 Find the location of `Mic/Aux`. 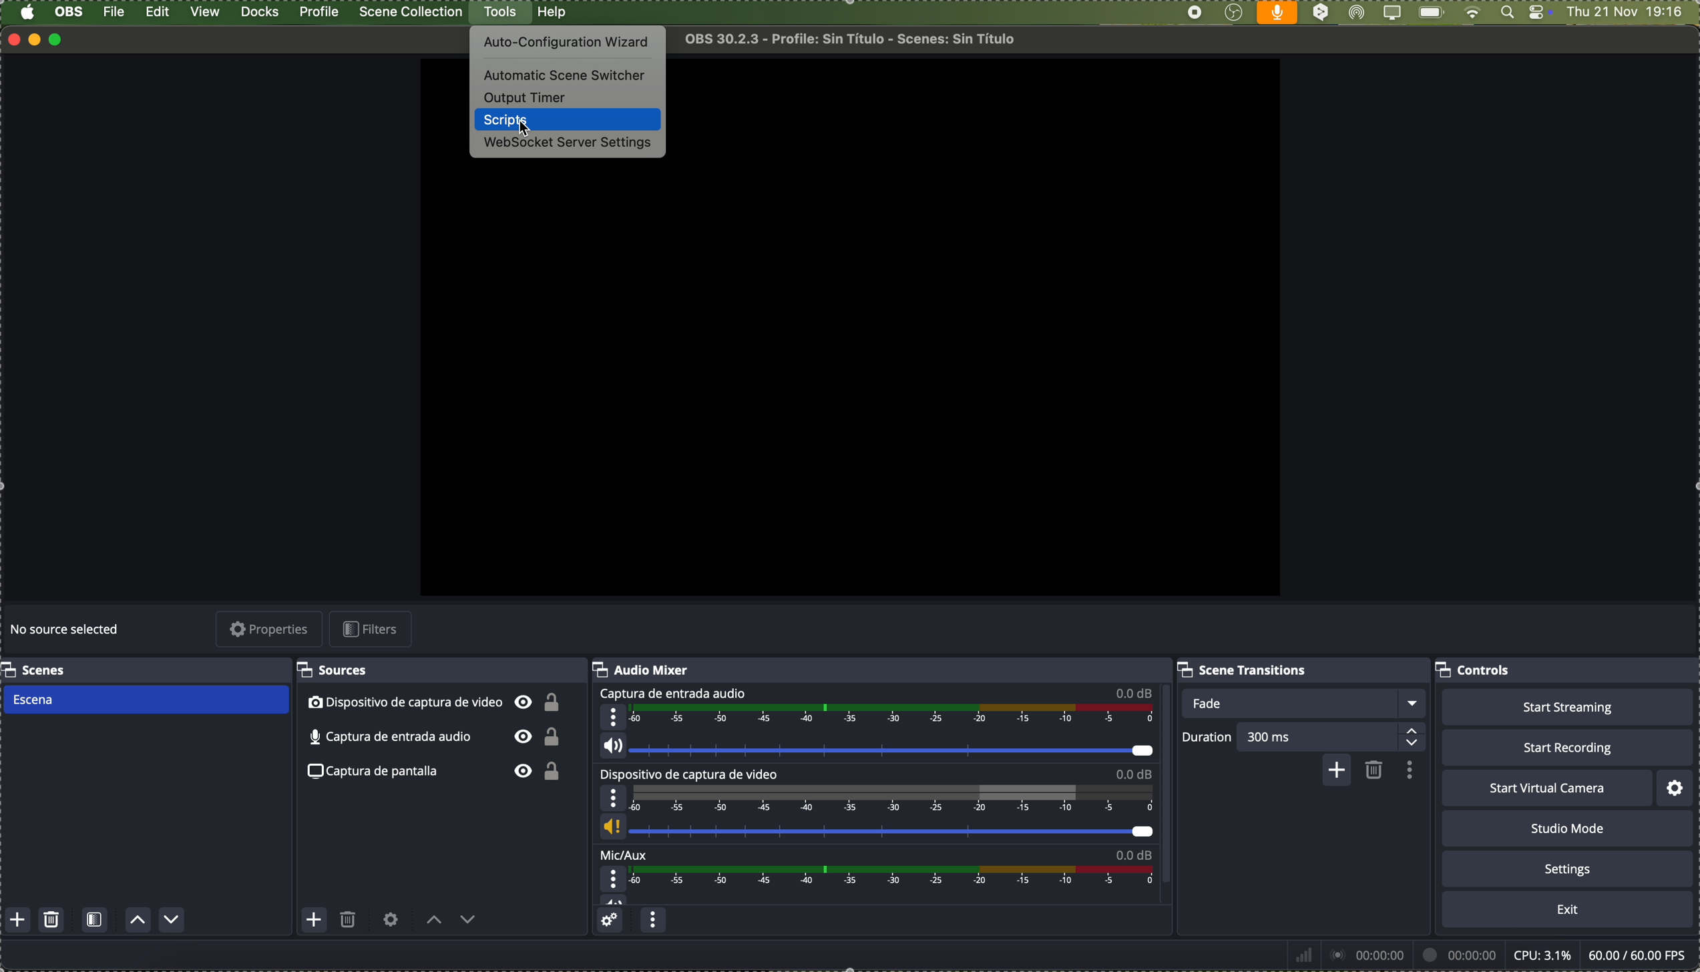

Mic/Aux is located at coordinates (872, 877).